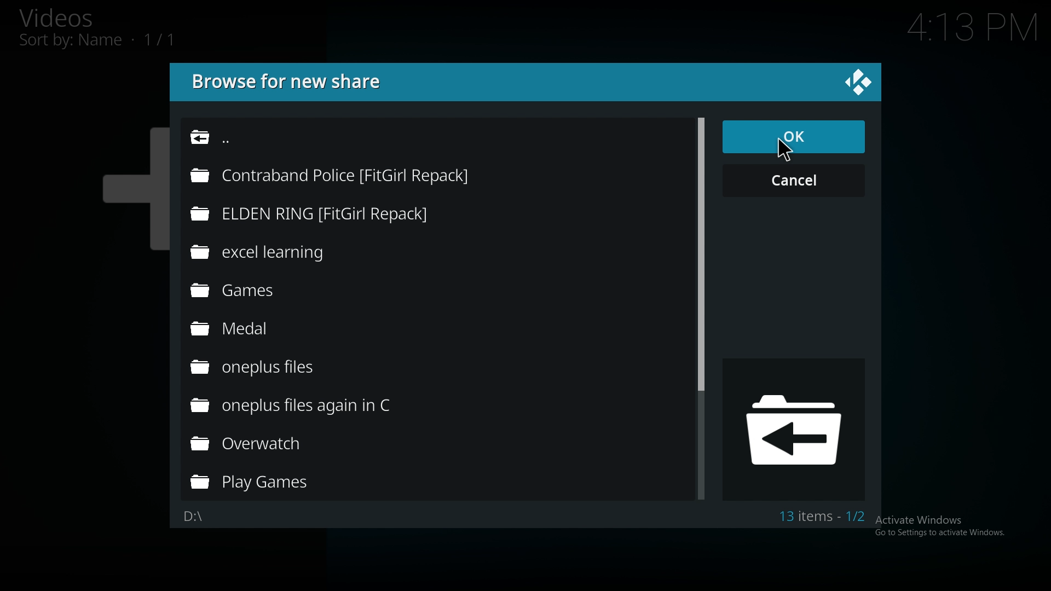  What do you see at coordinates (336, 213) in the screenshot?
I see `folder` at bounding box center [336, 213].